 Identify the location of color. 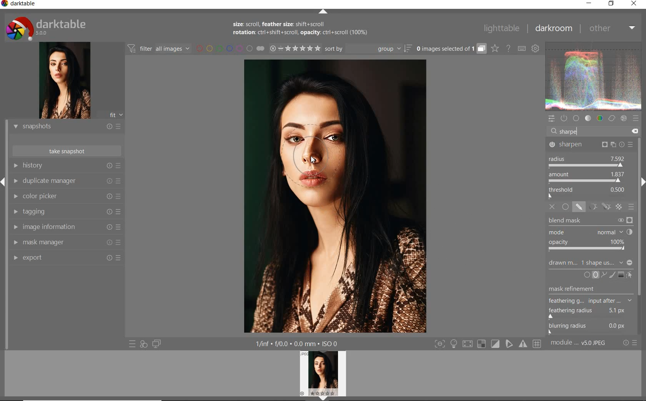
(599, 119).